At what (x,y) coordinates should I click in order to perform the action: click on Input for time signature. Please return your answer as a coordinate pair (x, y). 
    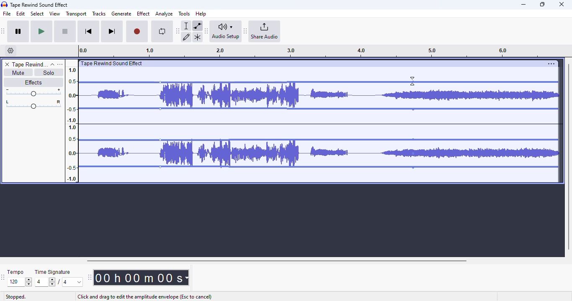
    Looking at the image, I should click on (45, 282).